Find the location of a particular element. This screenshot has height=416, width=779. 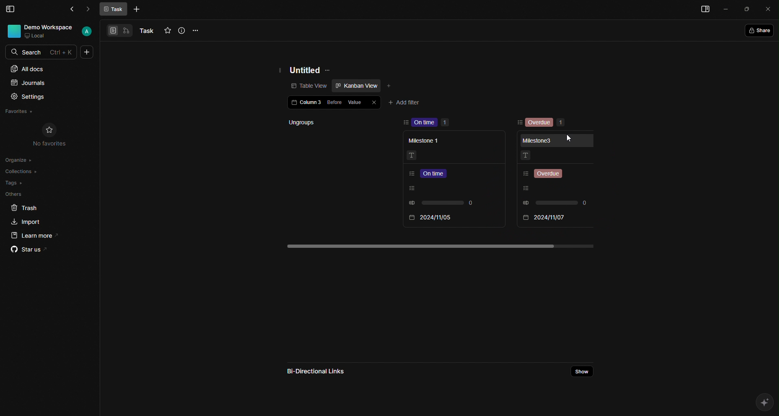

Sorting is located at coordinates (519, 122).